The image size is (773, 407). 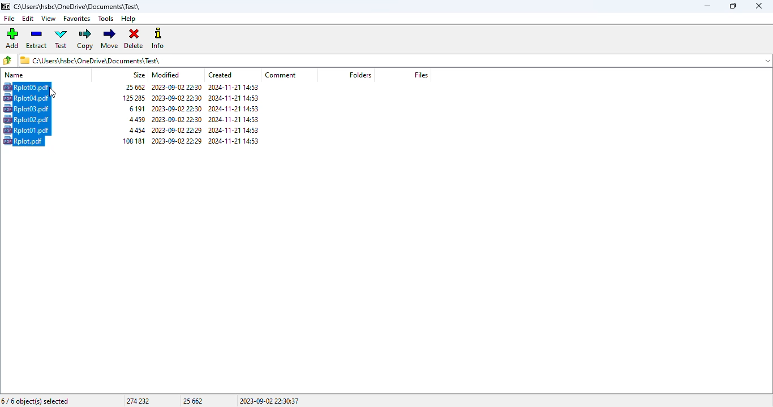 I want to click on rplot02, so click(x=26, y=119).